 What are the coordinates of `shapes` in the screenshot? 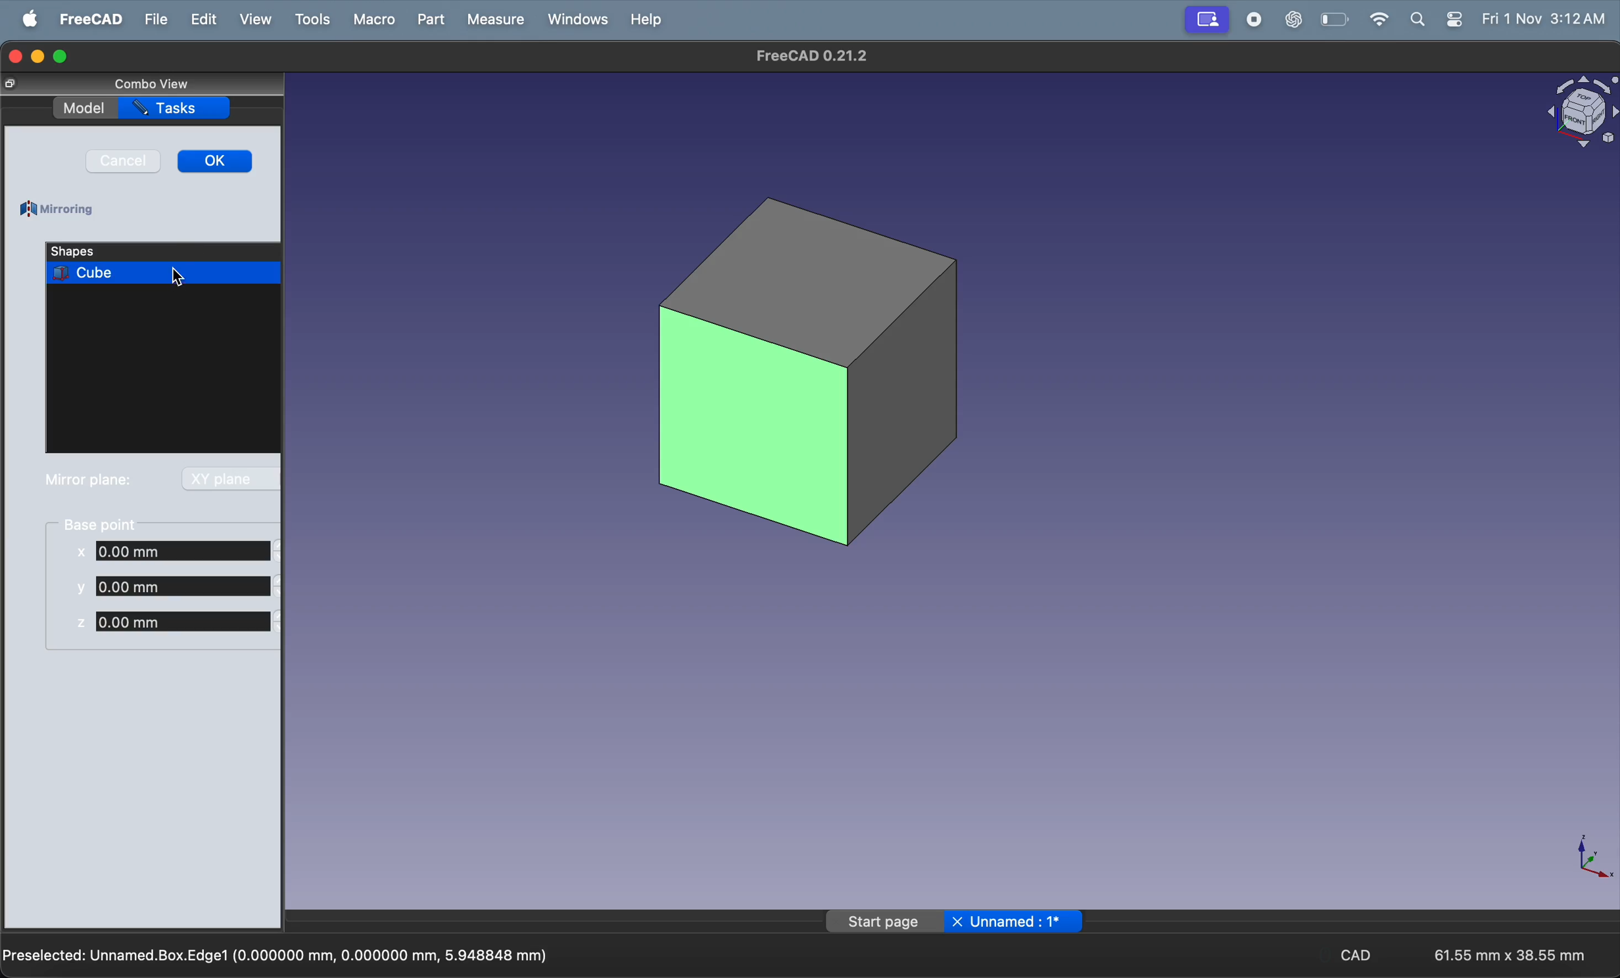 It's located at (118, 250).